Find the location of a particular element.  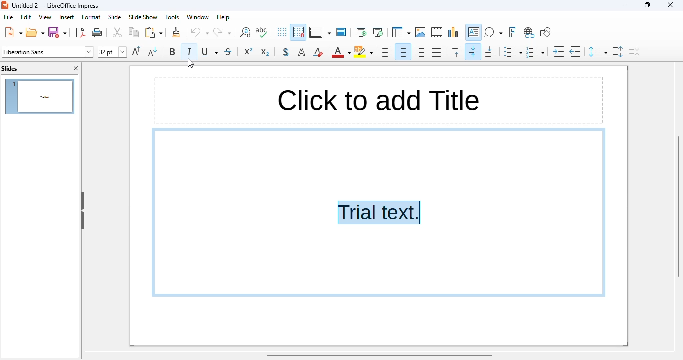

snap to grid is located at coordinates (299, 32).